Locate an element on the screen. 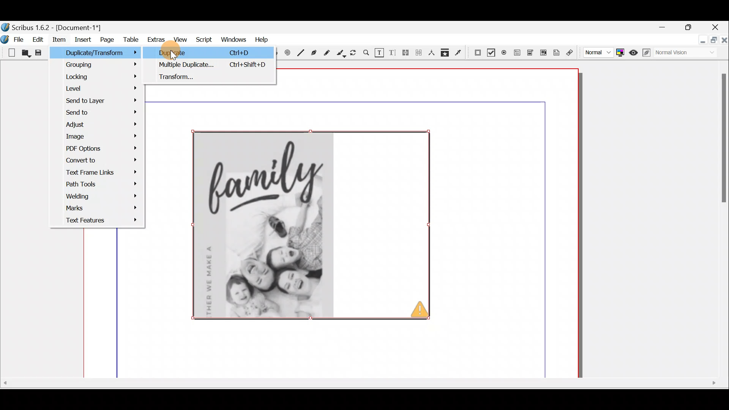 The width and height of the screenshot is (729, 410). Cursor is located at coordinates (175, 55).